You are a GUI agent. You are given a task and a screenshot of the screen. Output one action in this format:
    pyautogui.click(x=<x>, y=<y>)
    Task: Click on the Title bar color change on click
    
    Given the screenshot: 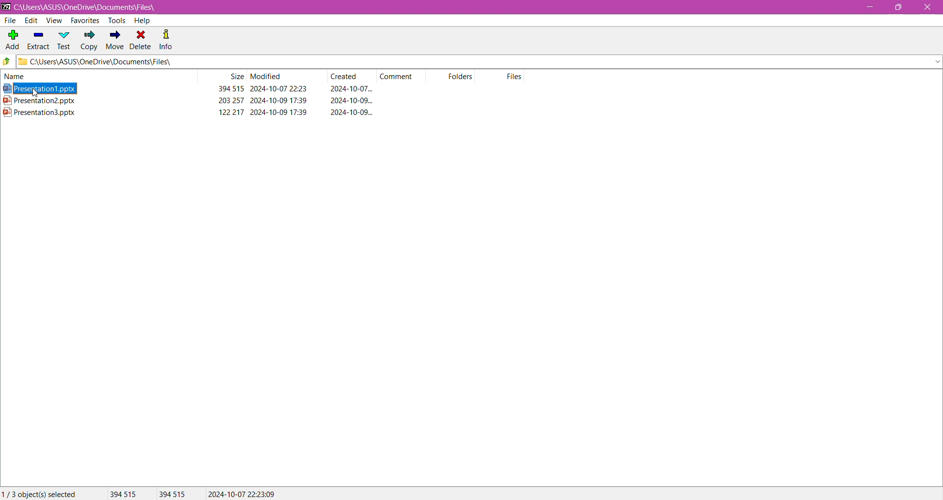 What is the action you would take?
    pyautogui.click(x=471, y=7)
    